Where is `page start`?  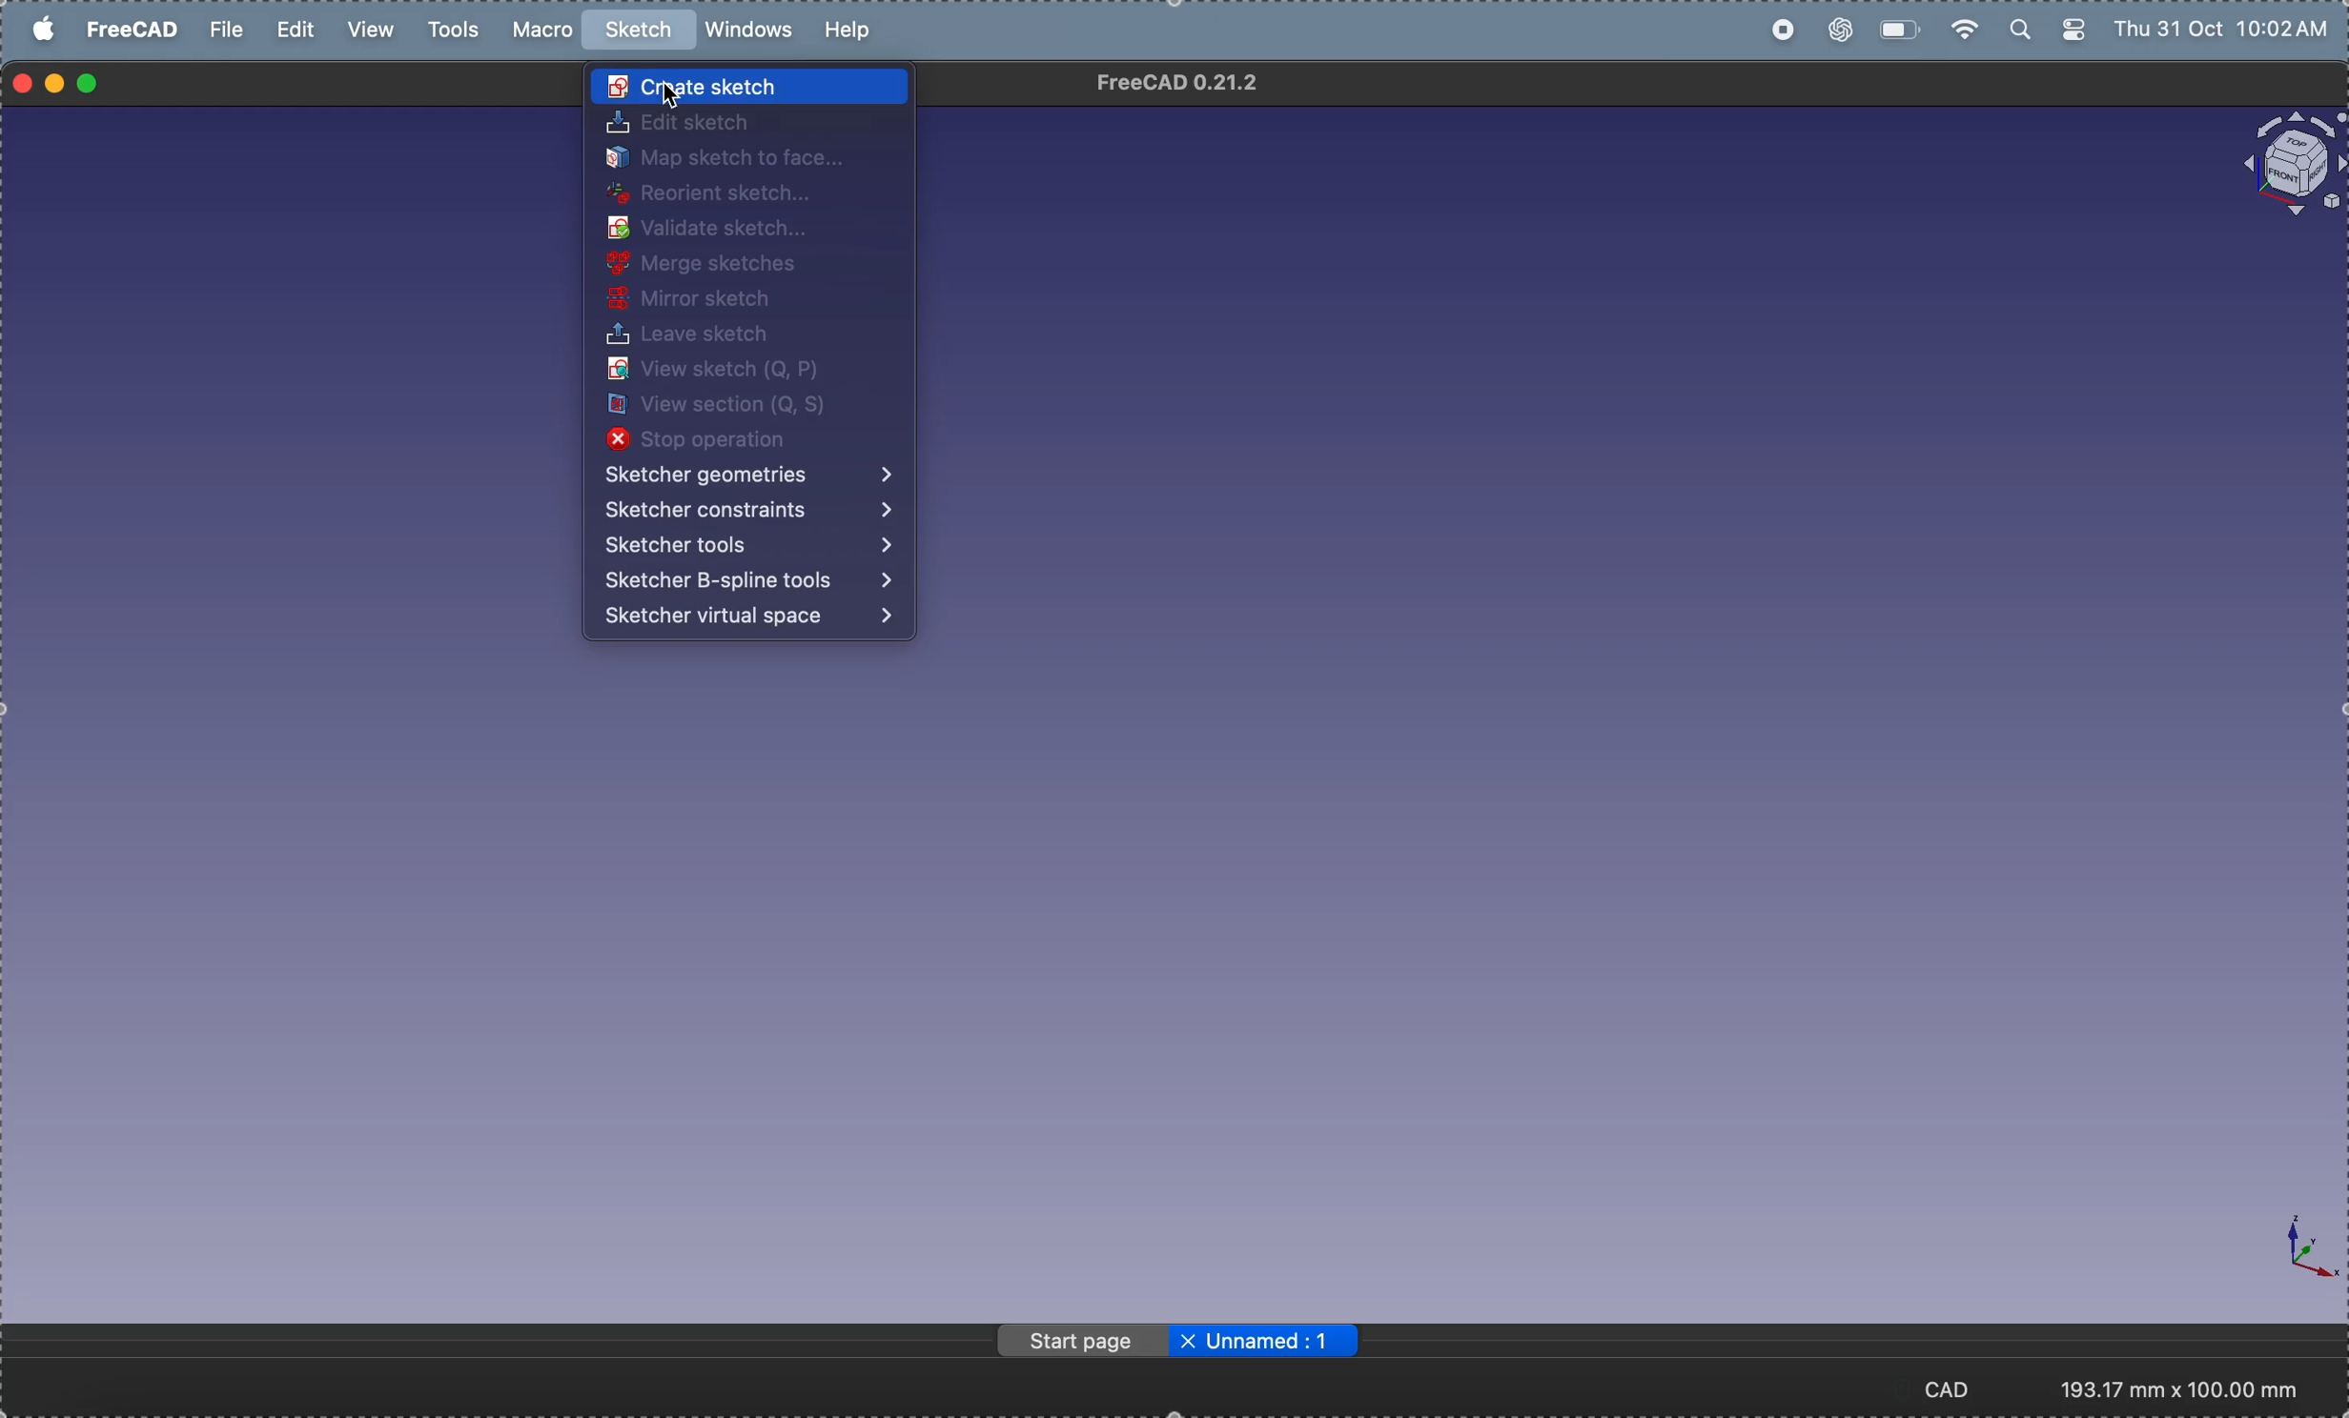 page start is located at coordinates (1081, 1341).